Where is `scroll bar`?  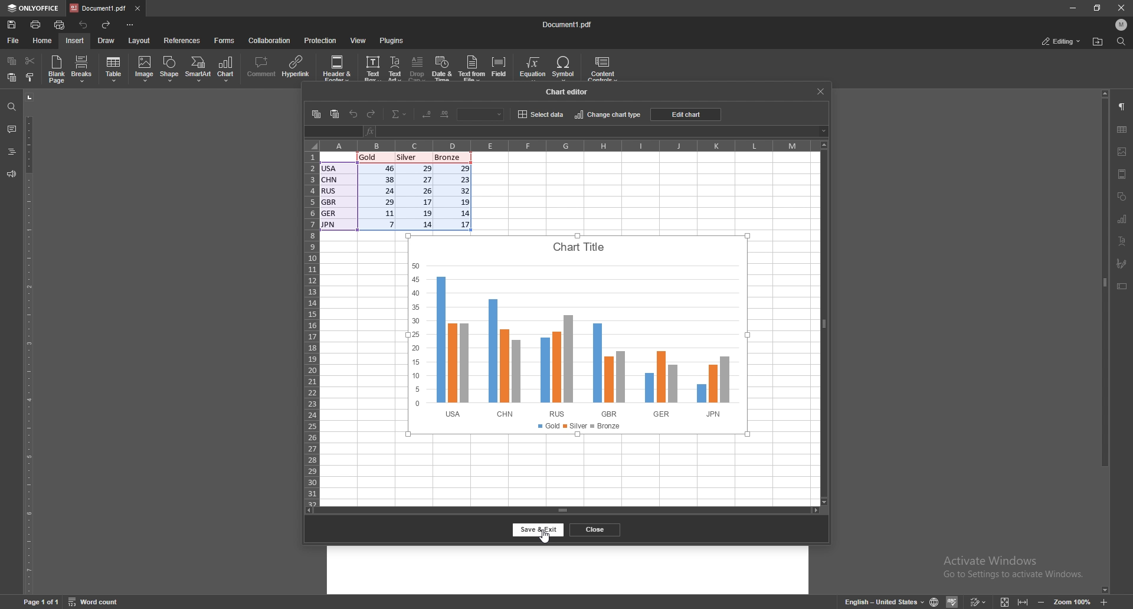
scroll bar is located at coordinates (1105, 343).